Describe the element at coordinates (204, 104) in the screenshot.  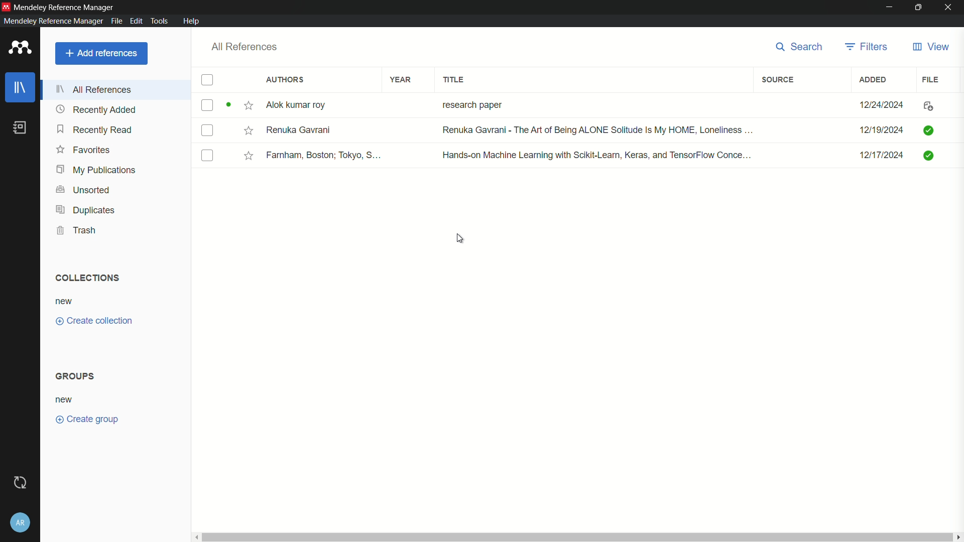
I see `check` at that location.